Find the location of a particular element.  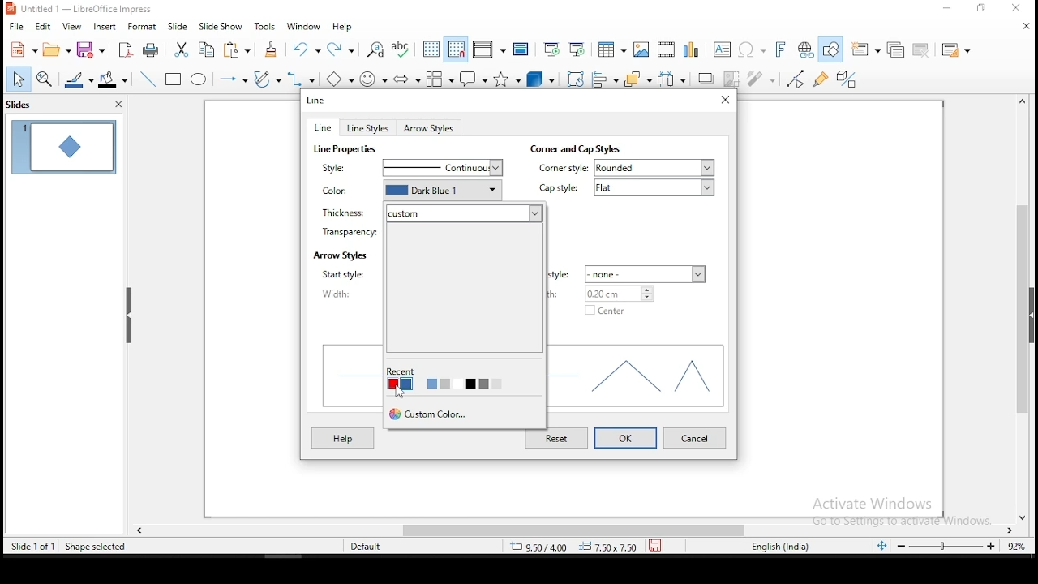

insert audio or video is located at coordinates (669, 48).